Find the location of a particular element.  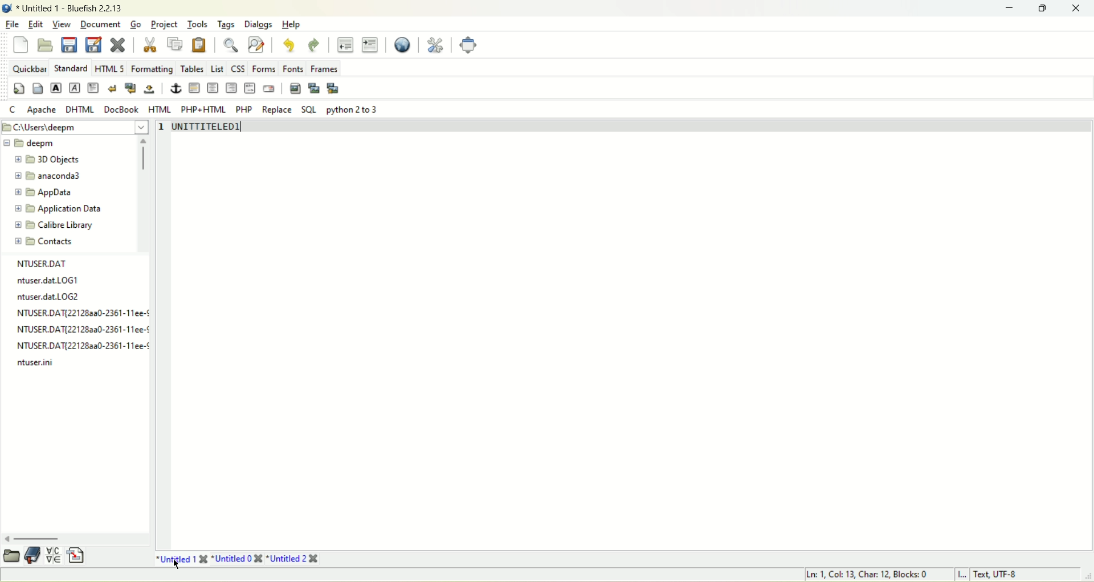

file  is located at coordinates (10, 24).